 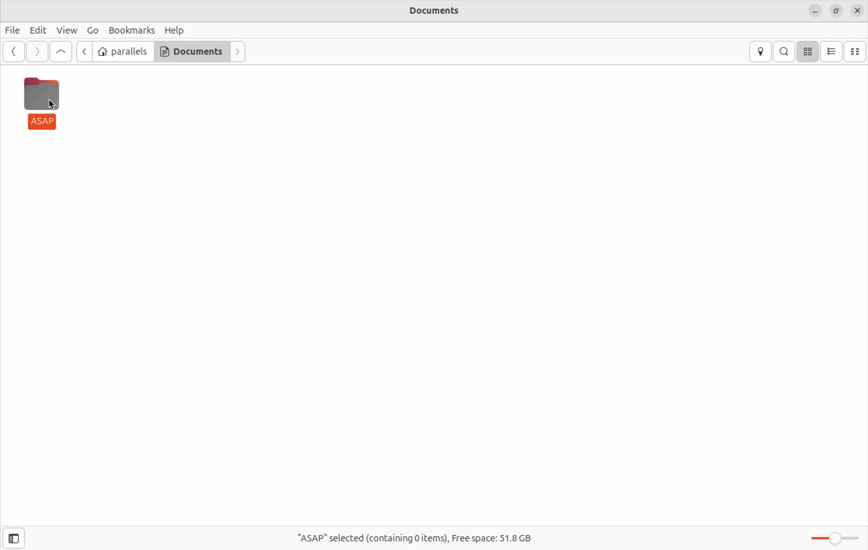 What do you see at coordinates (91, 30) in the screenshot?
I see `Go` at bounding box center [91, 30].